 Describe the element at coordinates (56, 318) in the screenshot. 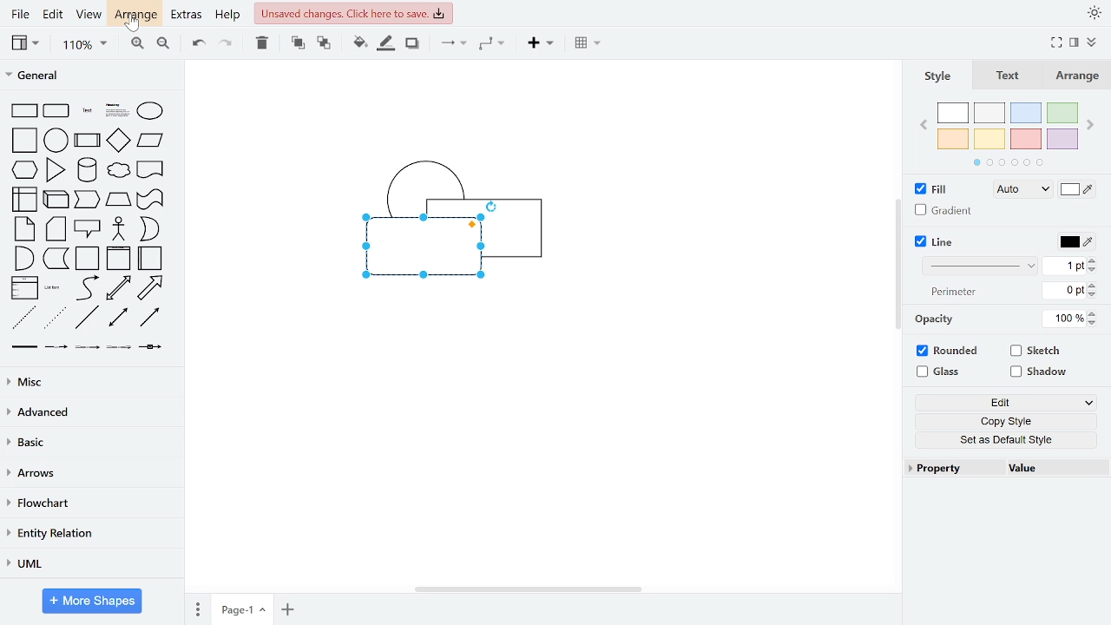

I see `dotted line` at that location.